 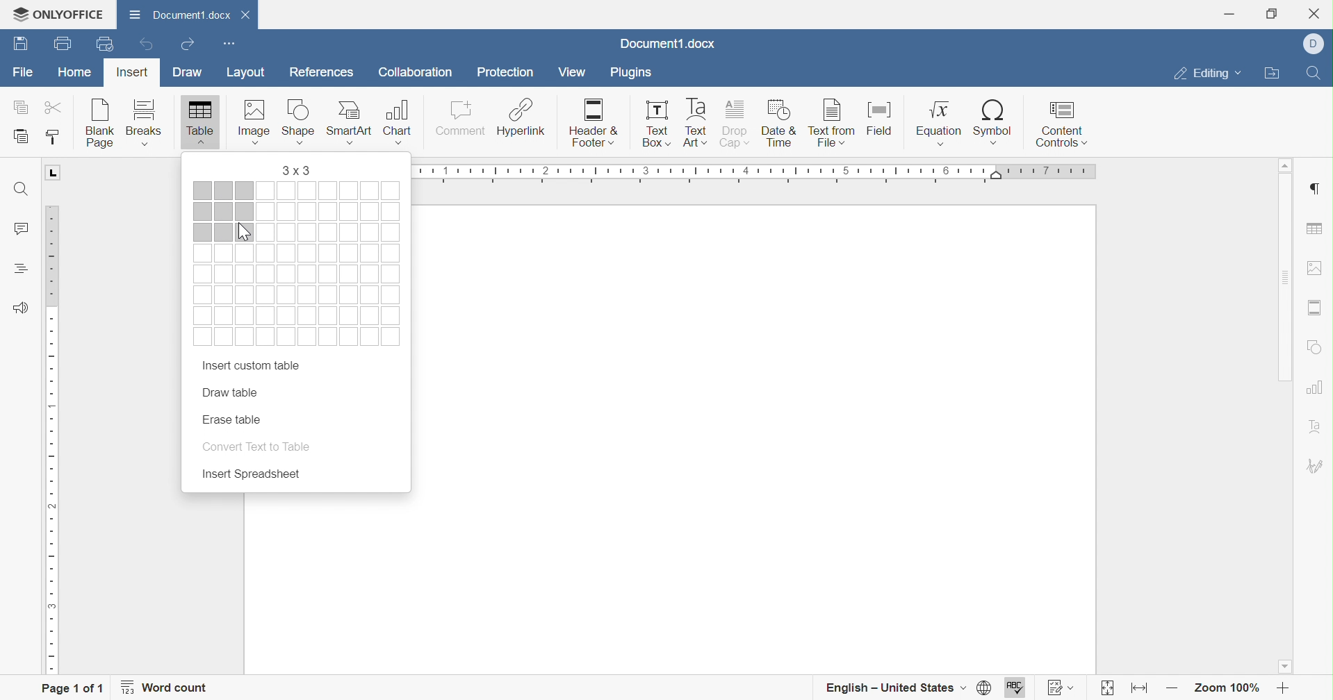 What do you see at coordinates (17, 106) in the screenshot?
I see `Copy` at bounding box center [17, 106].